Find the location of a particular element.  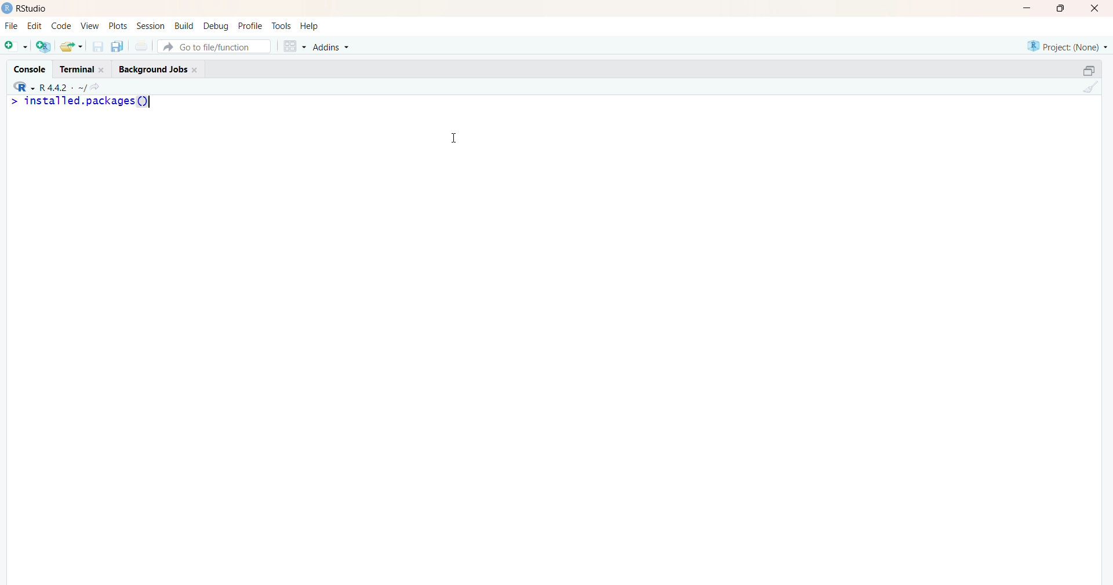

project(none) is located at coordinates (1065, 45).